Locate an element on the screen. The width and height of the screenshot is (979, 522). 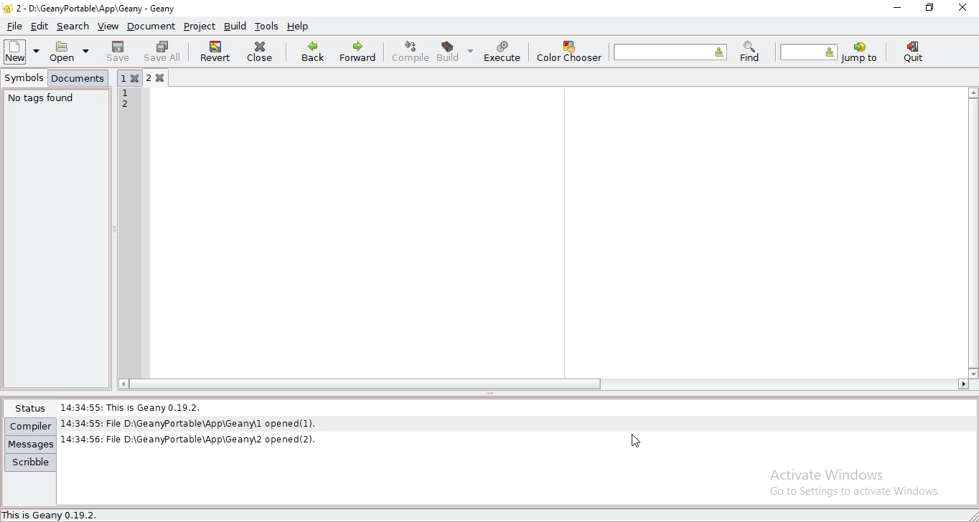
color chooser is located at coordinates (571, 51).